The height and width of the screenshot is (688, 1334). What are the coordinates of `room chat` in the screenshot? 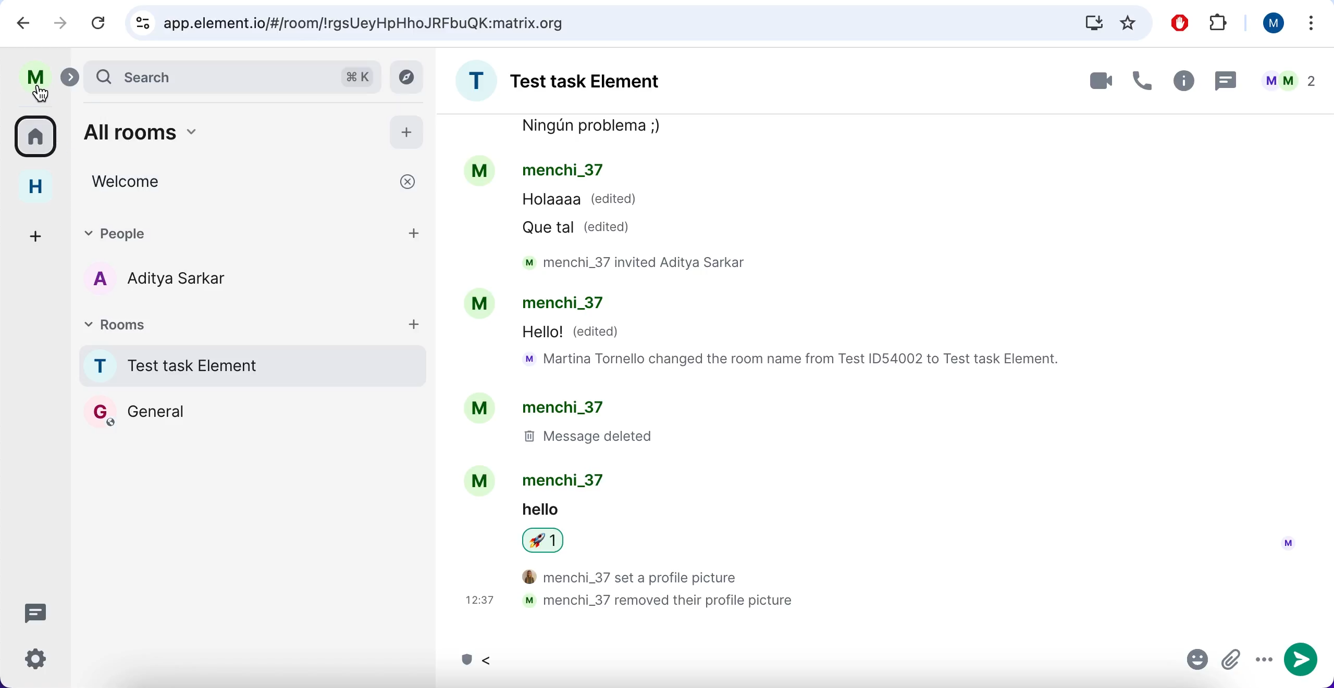 It's located at (578, 81).